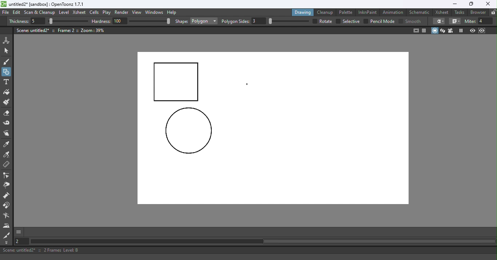 The height and width of the screenshot is (260, 497). What do you see at coordinates (7, 226) in the screenshot?
I see `Iron tool` at bounding box center [7, 226].